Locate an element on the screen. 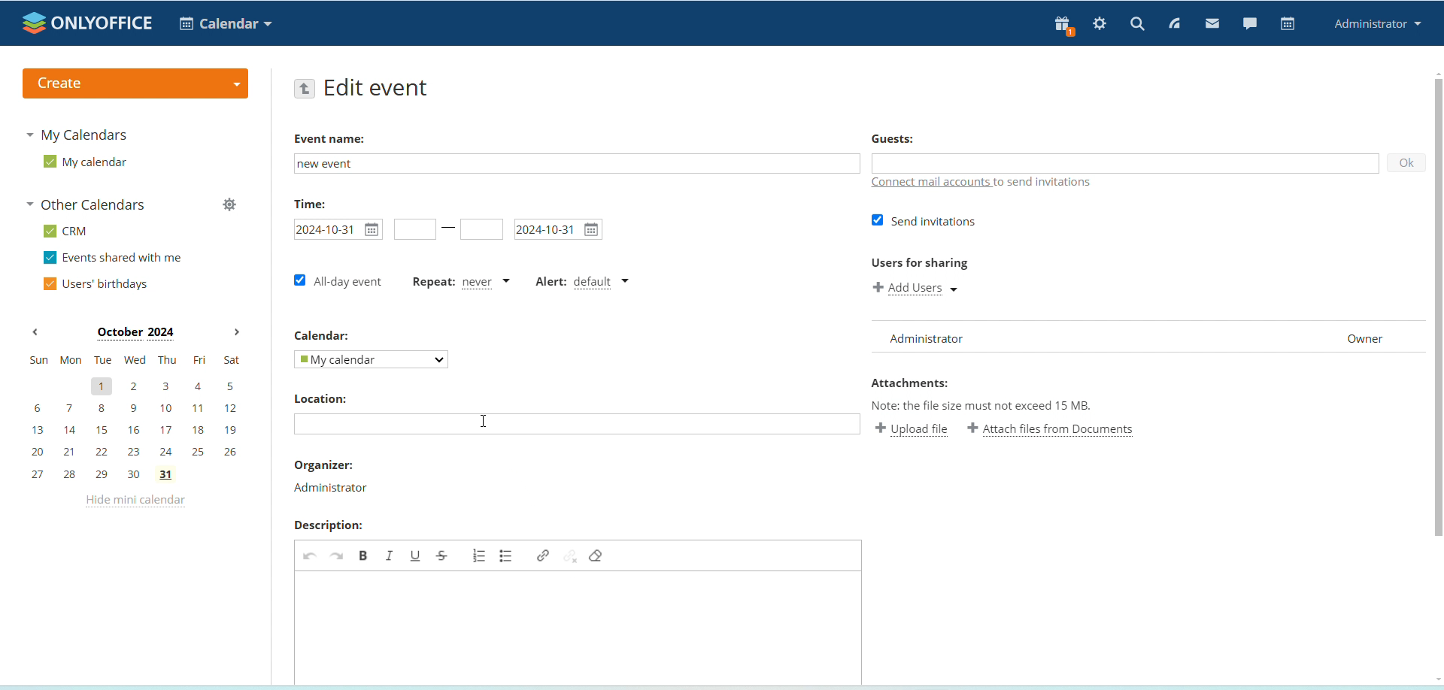 Image resolution: width=1444 pixels, height=690 pixels. Note: the file size must not exceed 15 mb is located at coordinates (982, 404).